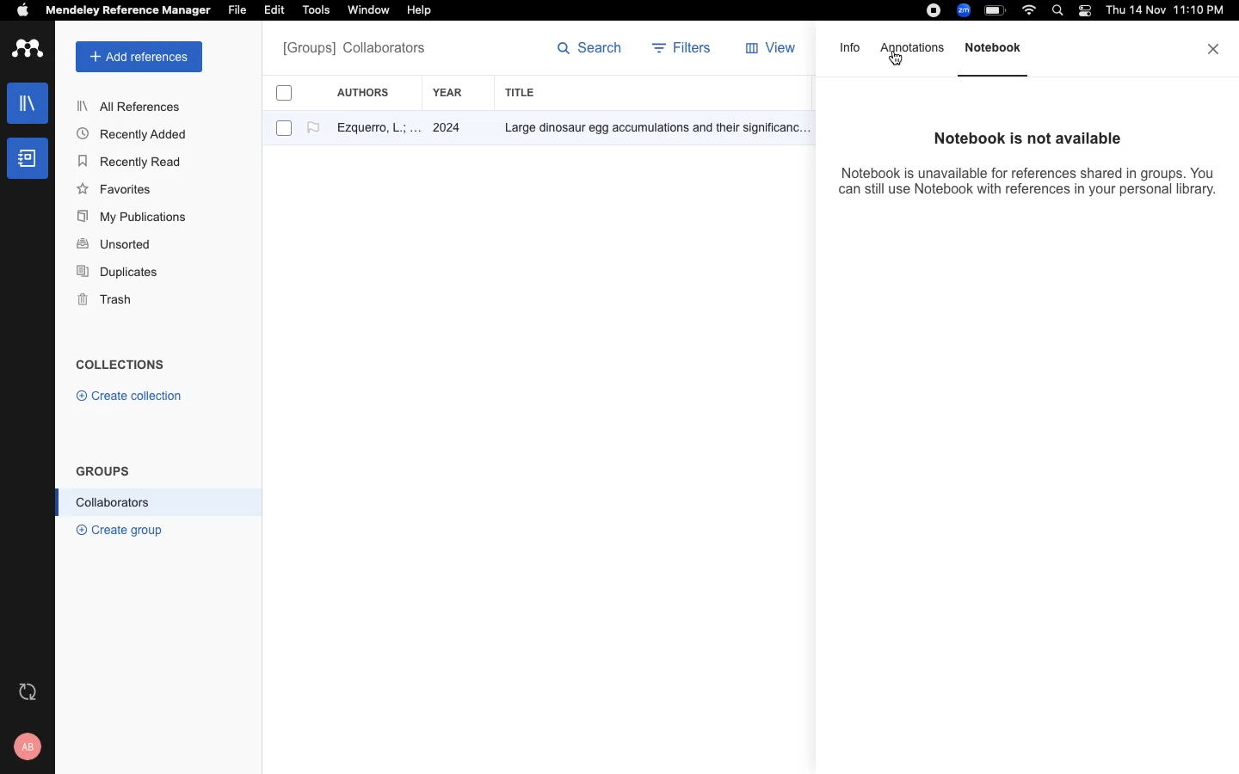 The image size is (1239, 774). What do you see at coordinates (373, 92) in the screenshot?
I see `authors` at bounding box center [373, 92].